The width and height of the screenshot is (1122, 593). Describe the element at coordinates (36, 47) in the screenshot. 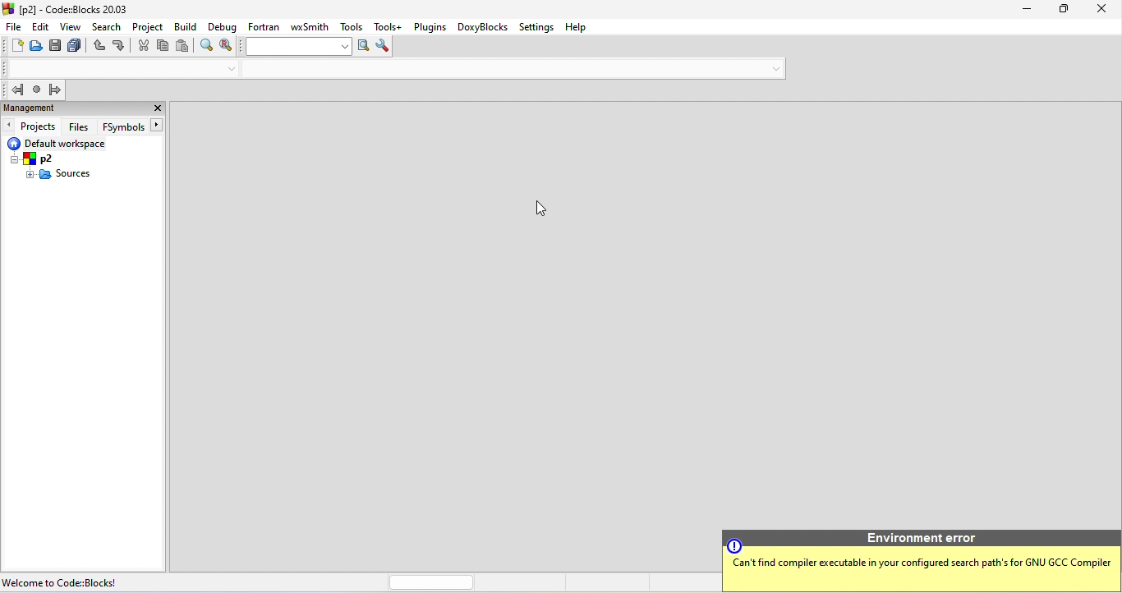

I see `open` at that location.